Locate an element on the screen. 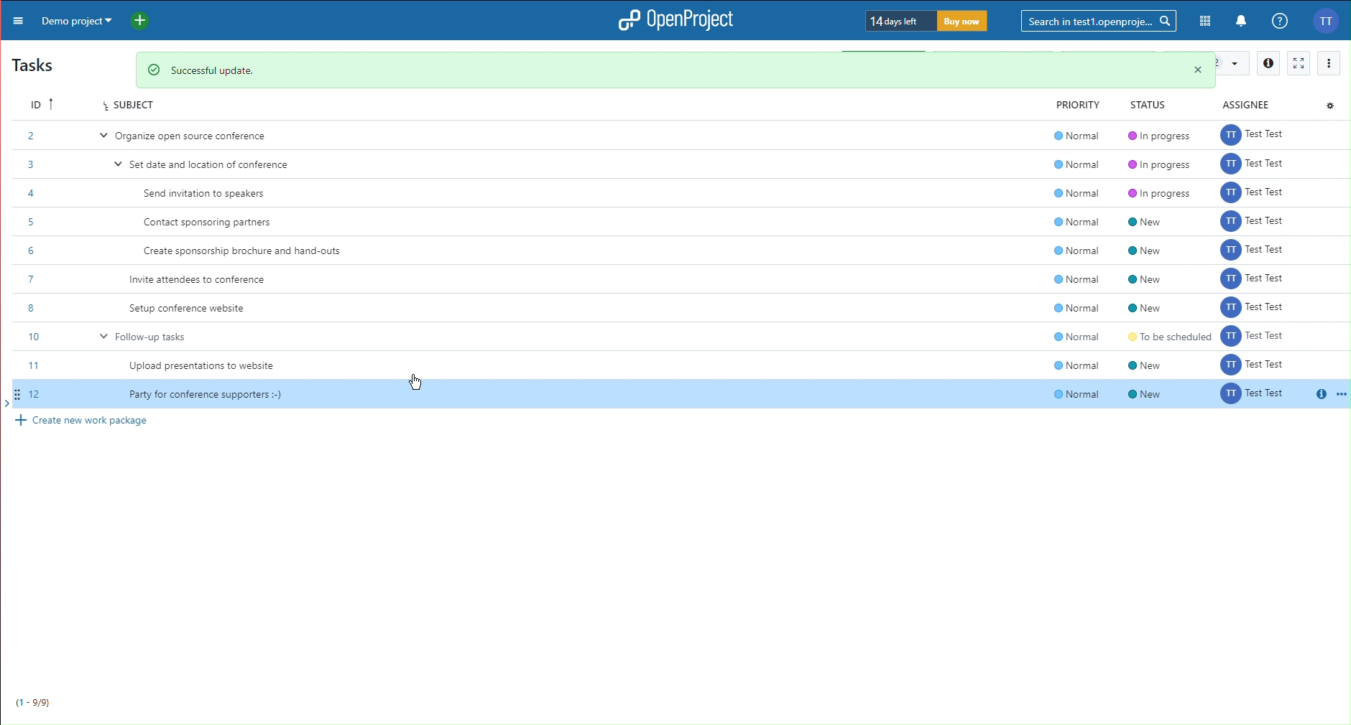 This screenshot has height=725, width=1351. Help is located at coordinates (1278, 22).